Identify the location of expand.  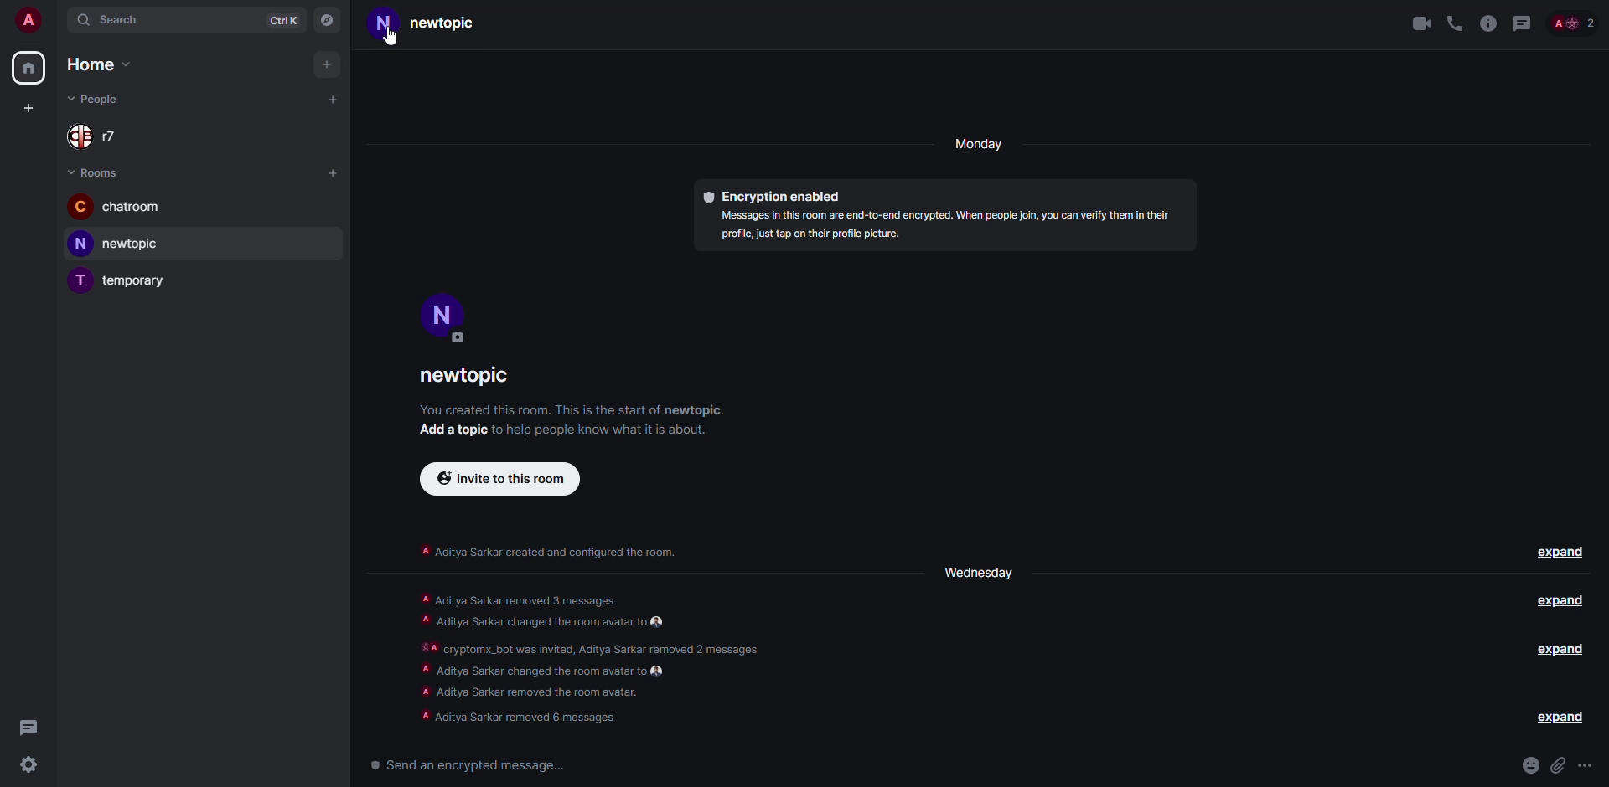
(1560, 650).